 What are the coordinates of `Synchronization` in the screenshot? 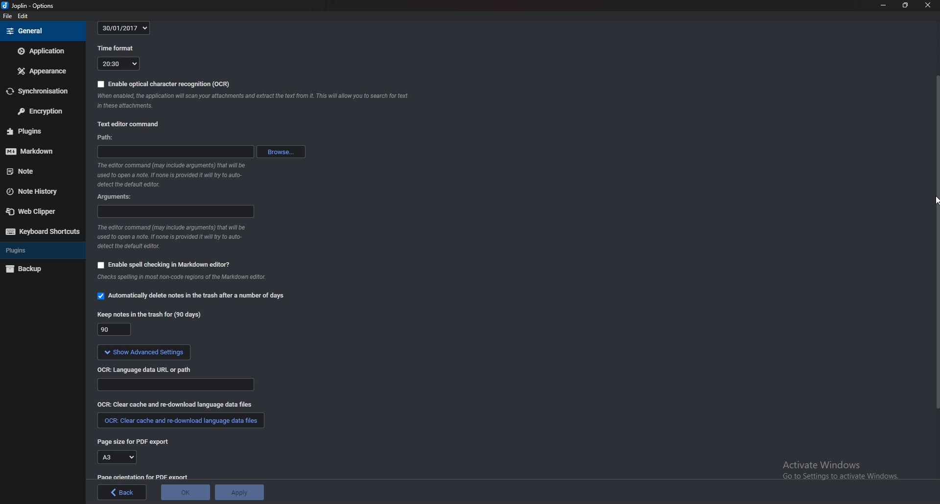 It's located at (40, 91).